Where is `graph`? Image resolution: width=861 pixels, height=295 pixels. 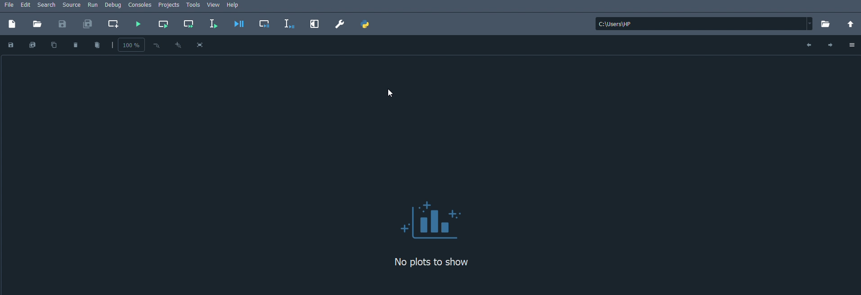
graph is located at coordinates (430, 219).